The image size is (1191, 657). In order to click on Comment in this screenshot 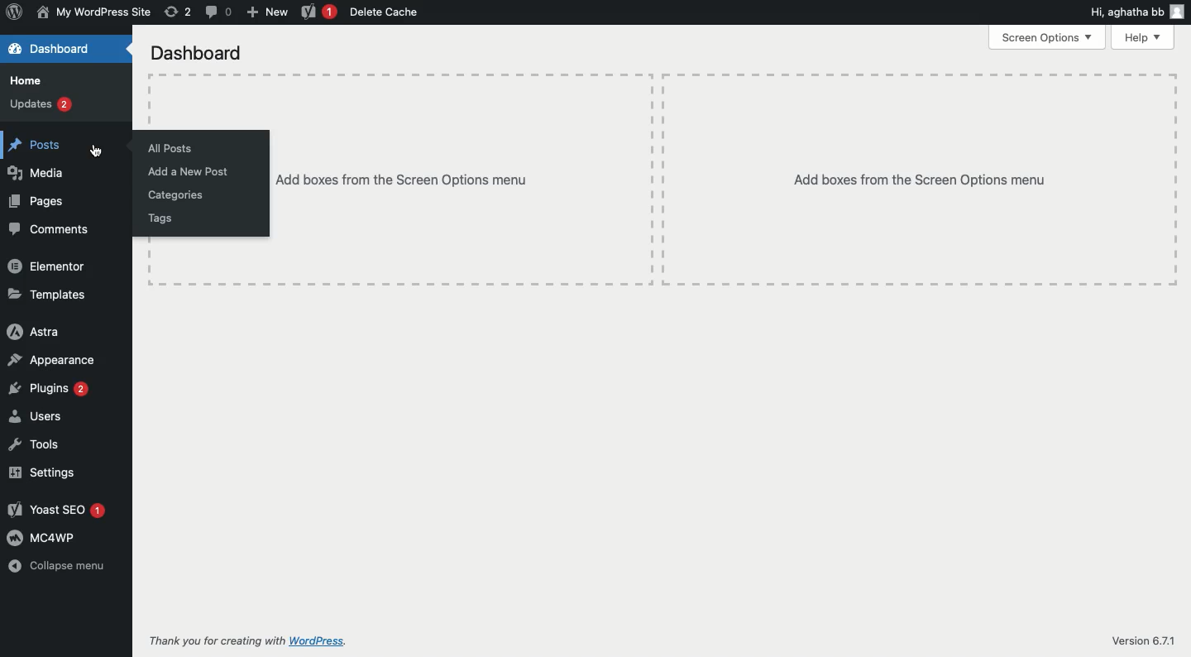, I will do `click(218, 11)`.